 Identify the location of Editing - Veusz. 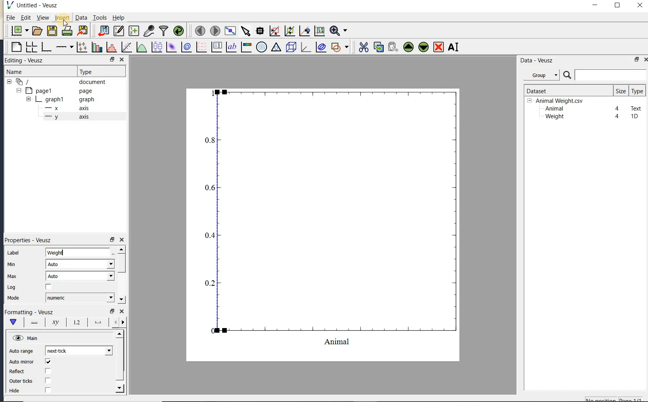
(28, 60).